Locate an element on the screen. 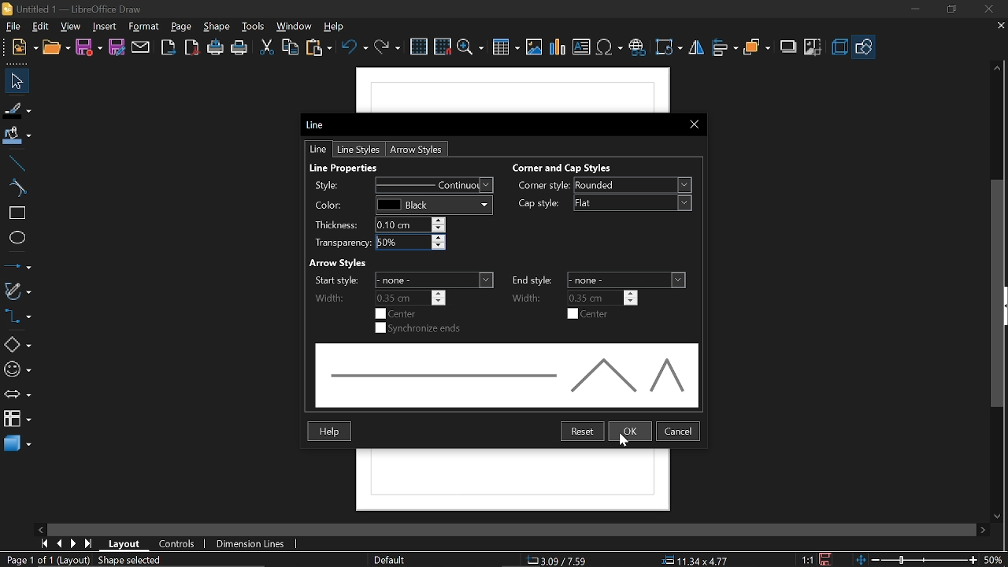 This screenshot has width=1008, height=567. center is located at coordinates (402, 313).